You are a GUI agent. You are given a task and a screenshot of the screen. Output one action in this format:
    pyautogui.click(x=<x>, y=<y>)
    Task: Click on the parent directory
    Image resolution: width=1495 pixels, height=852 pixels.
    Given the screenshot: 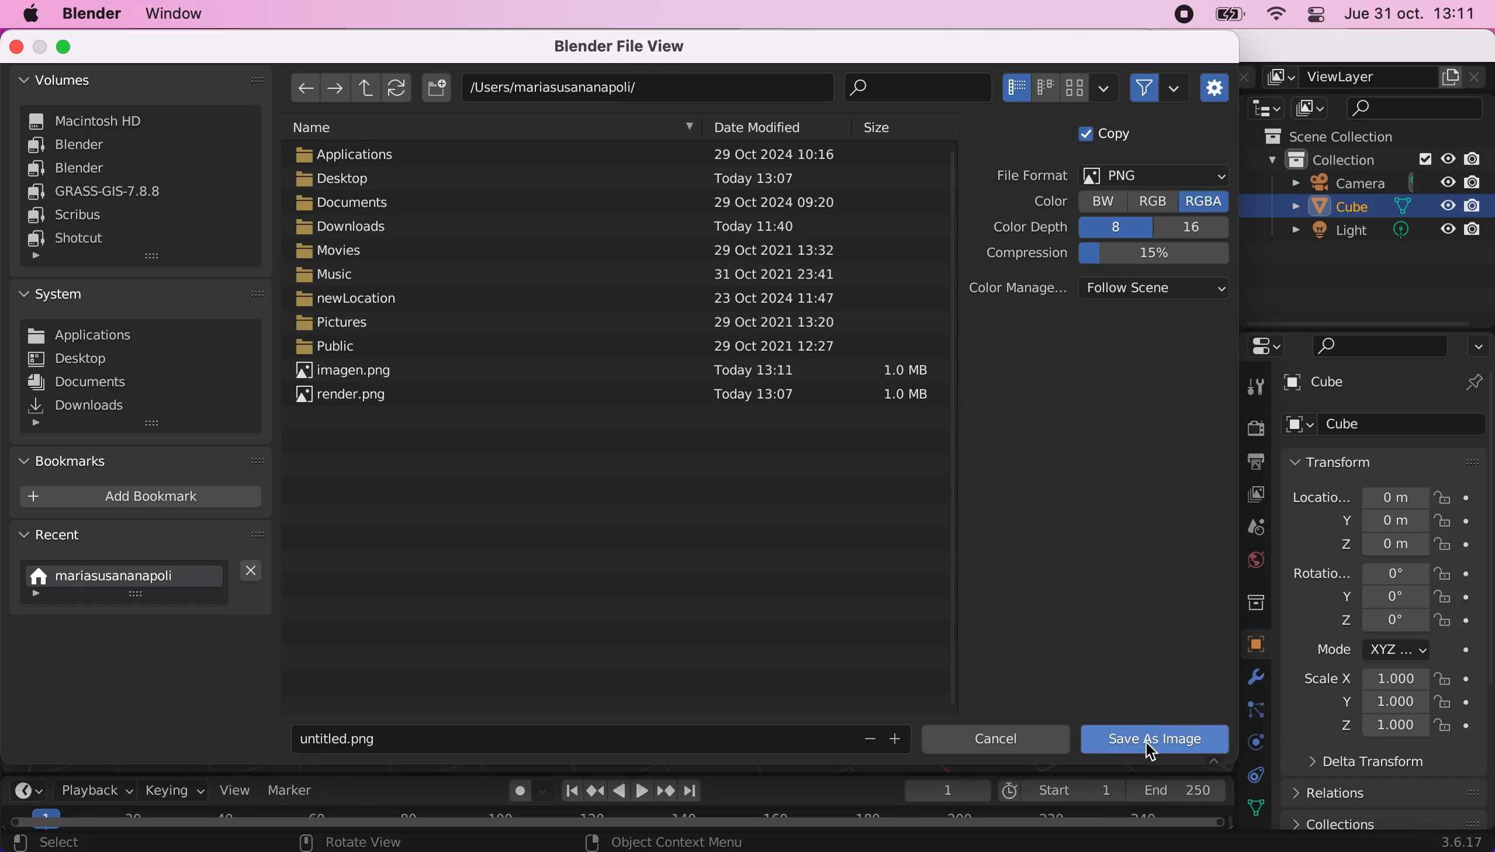 What is the action you would take?
    pyautogui.click(x=366, y=85)
    